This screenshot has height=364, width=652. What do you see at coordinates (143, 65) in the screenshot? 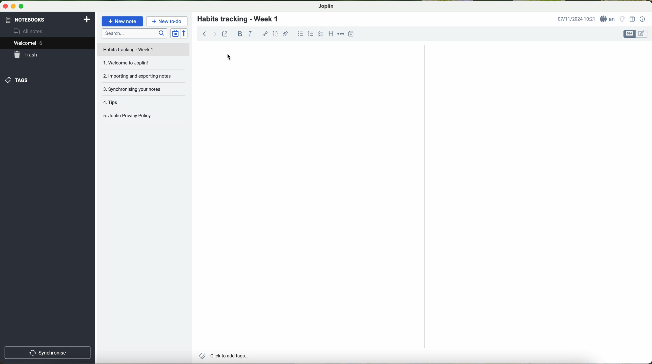
I see `welcome to Joplin` at bounding box center [143, 65].